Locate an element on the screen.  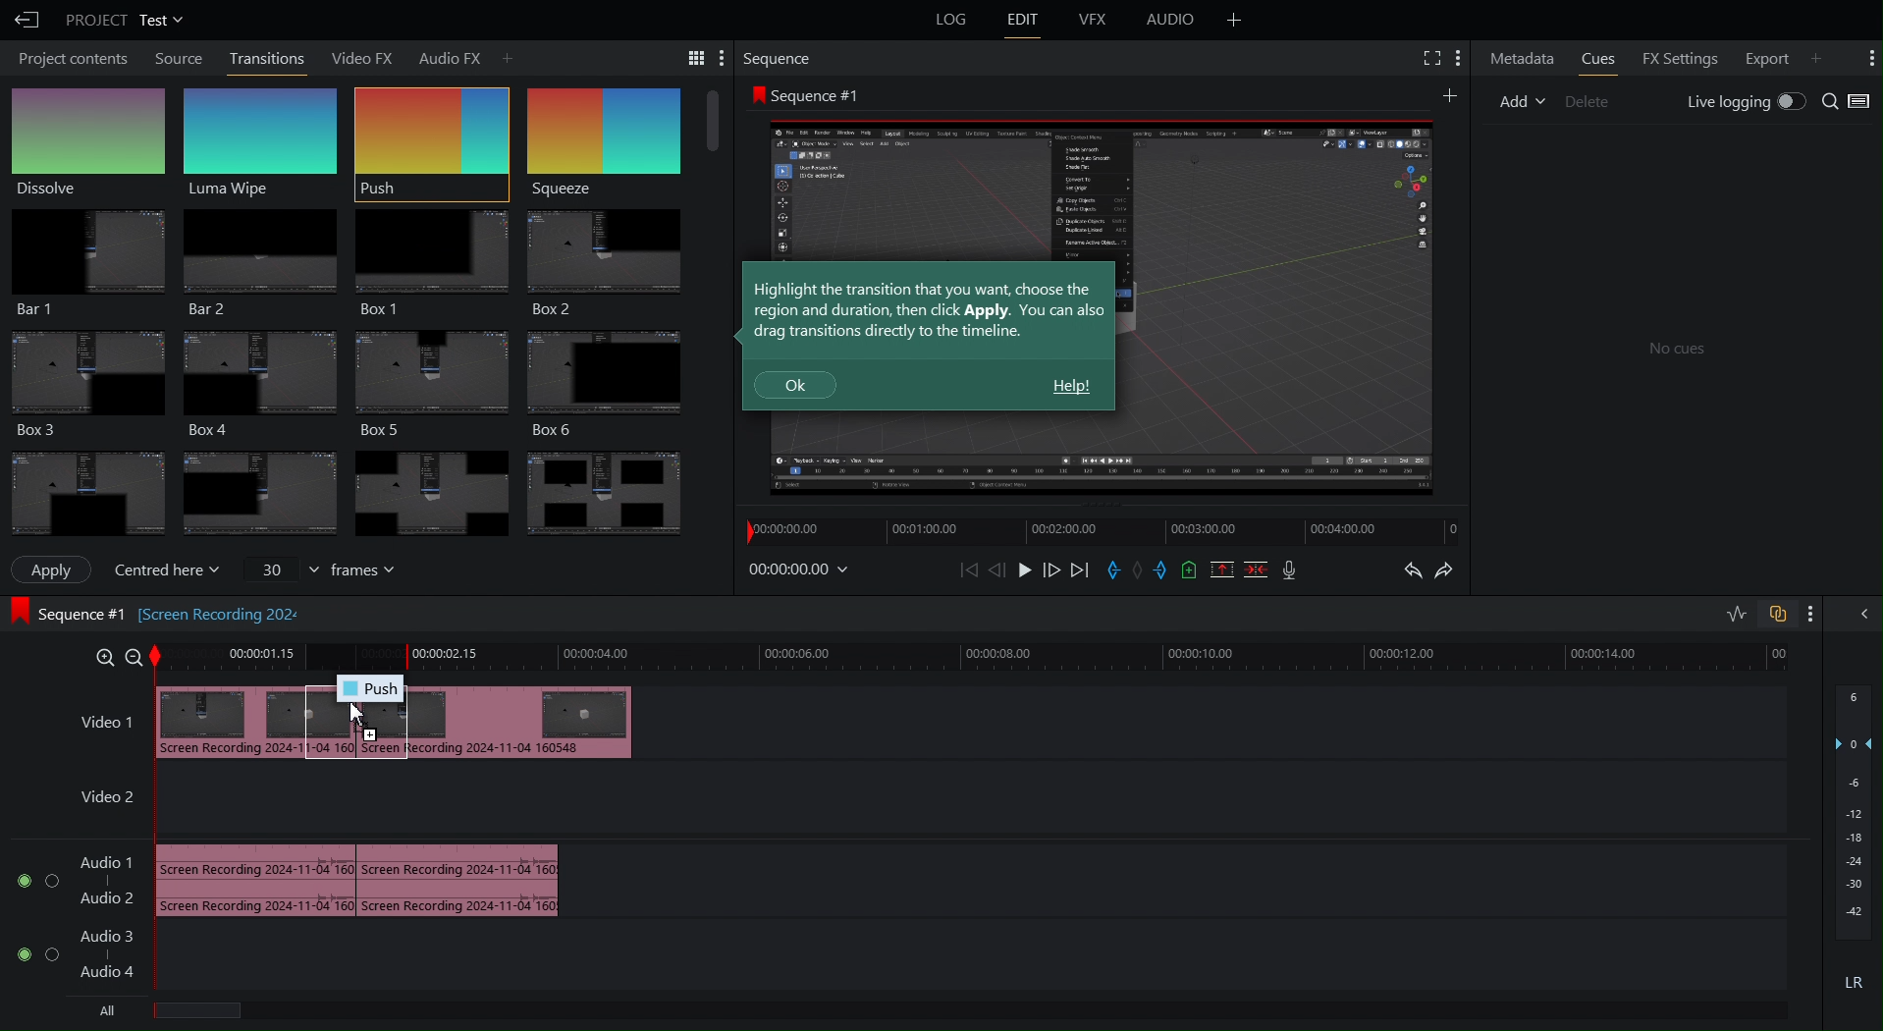
Cues is located at coordinates (1597, 57).